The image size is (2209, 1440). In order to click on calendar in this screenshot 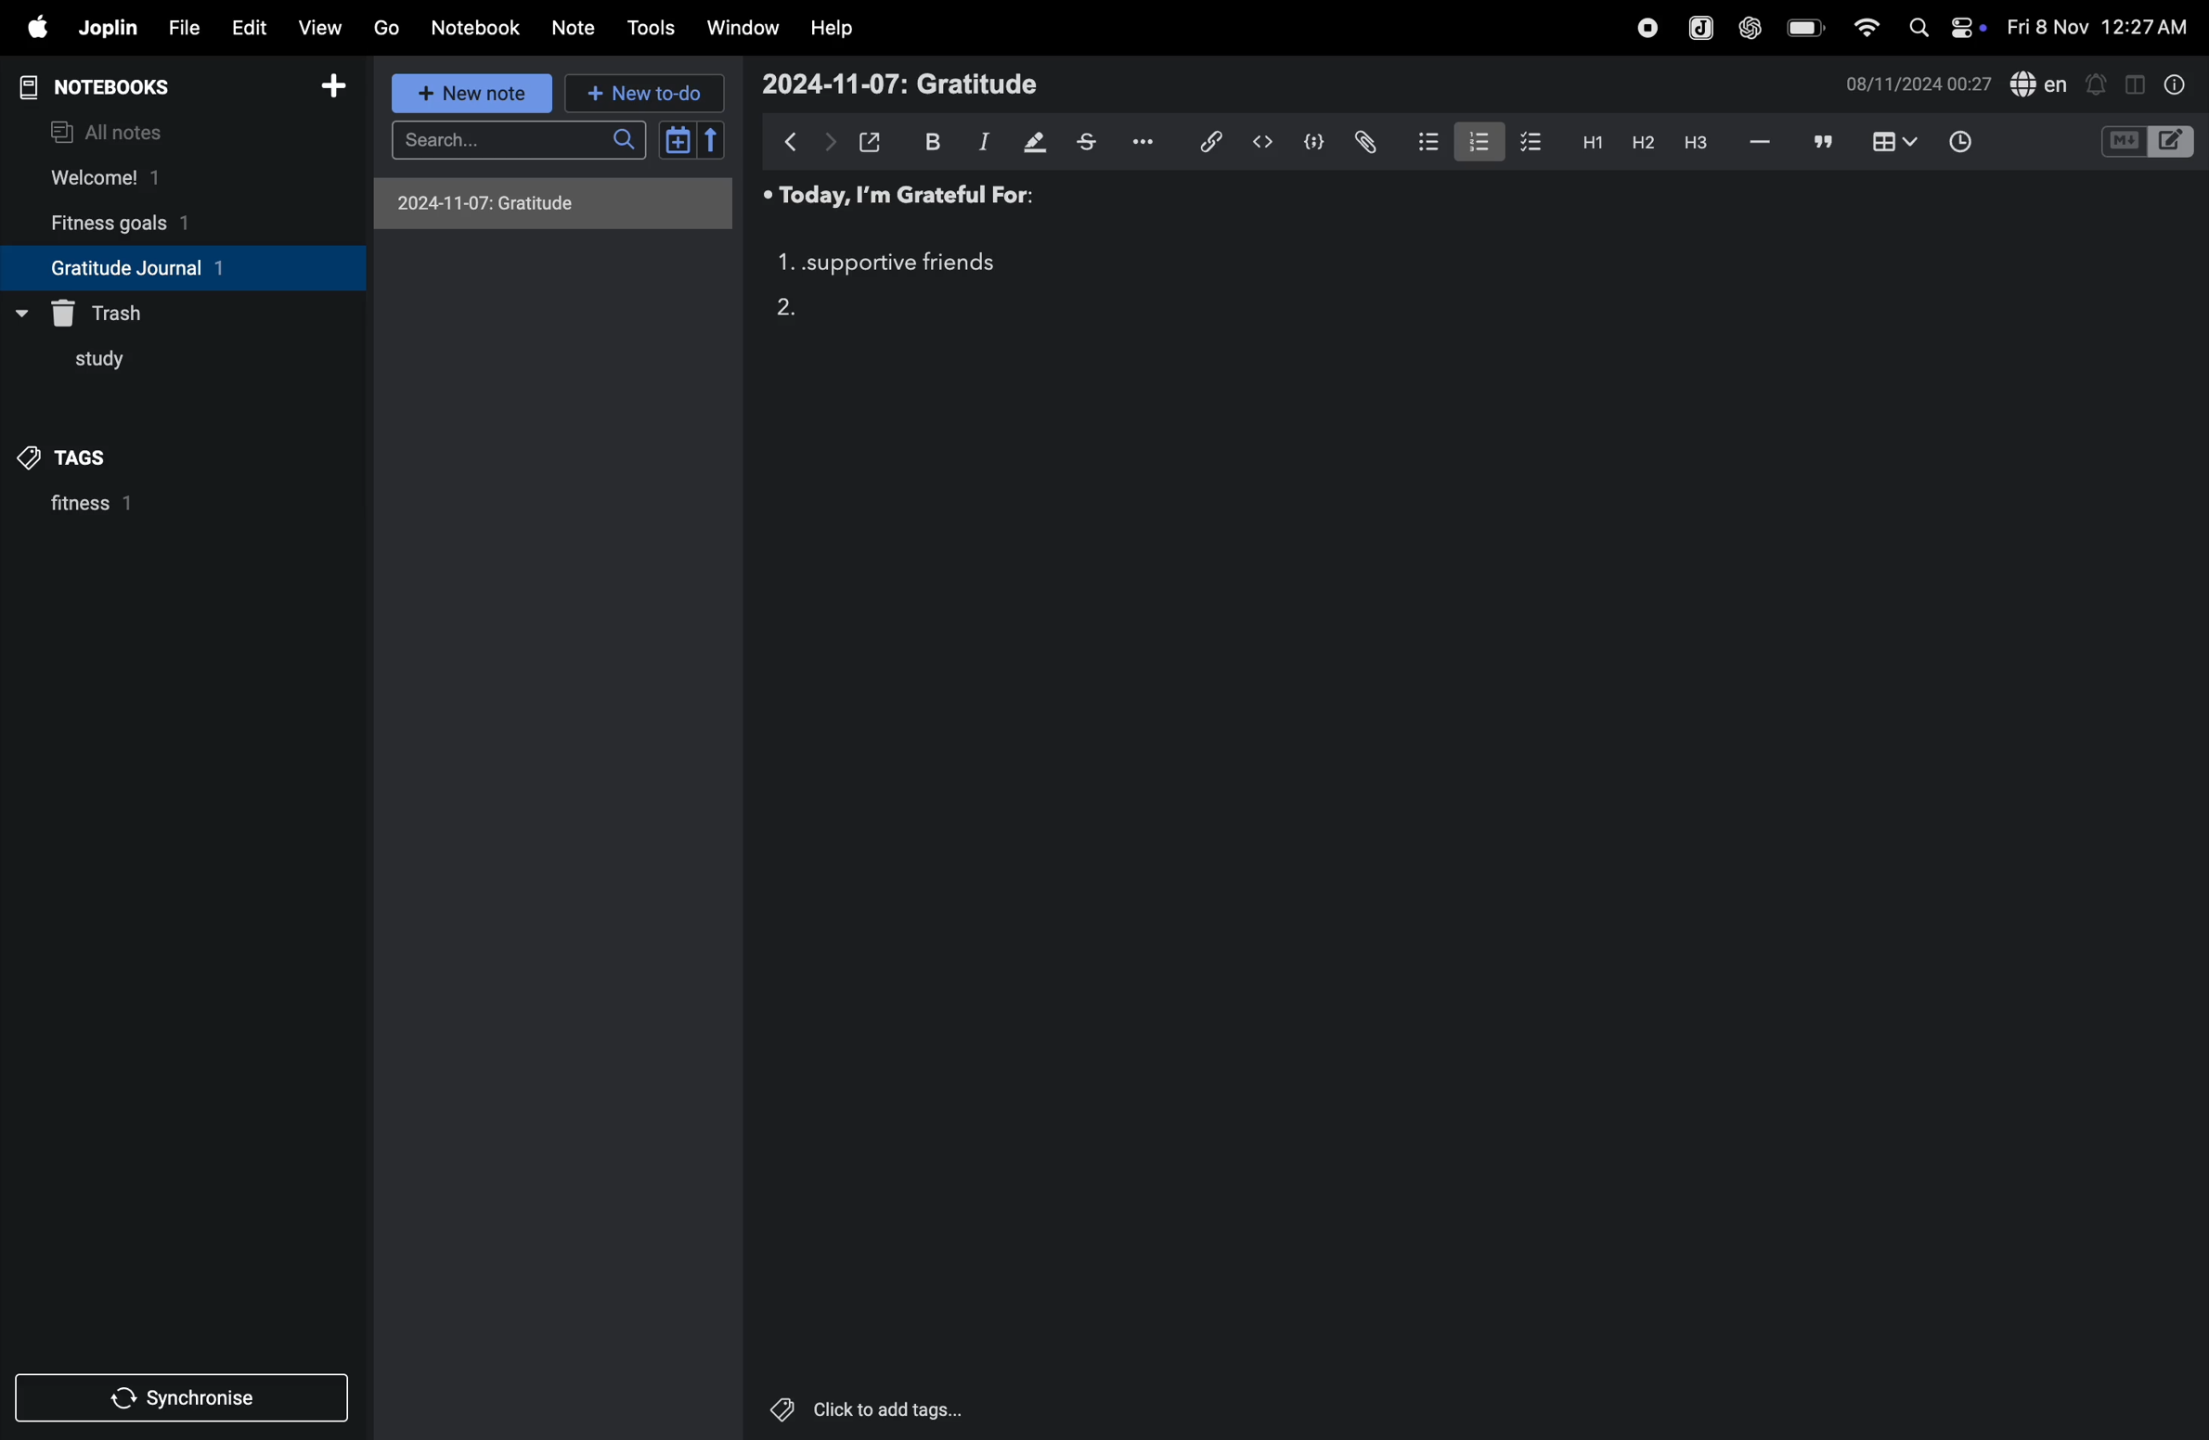, I will do `click(691, 140)`.